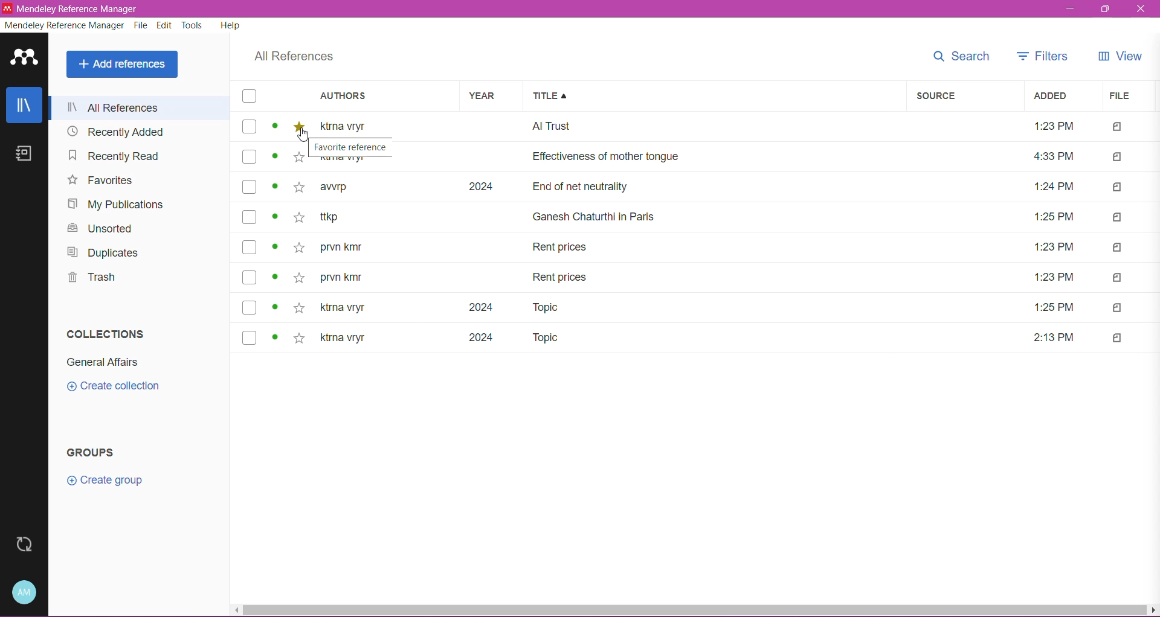 The width and height of the screenshot is (1160, 617). Describe the element at coordinates (300, 248) in the screenshot. I see `Add to favorite` at that location.